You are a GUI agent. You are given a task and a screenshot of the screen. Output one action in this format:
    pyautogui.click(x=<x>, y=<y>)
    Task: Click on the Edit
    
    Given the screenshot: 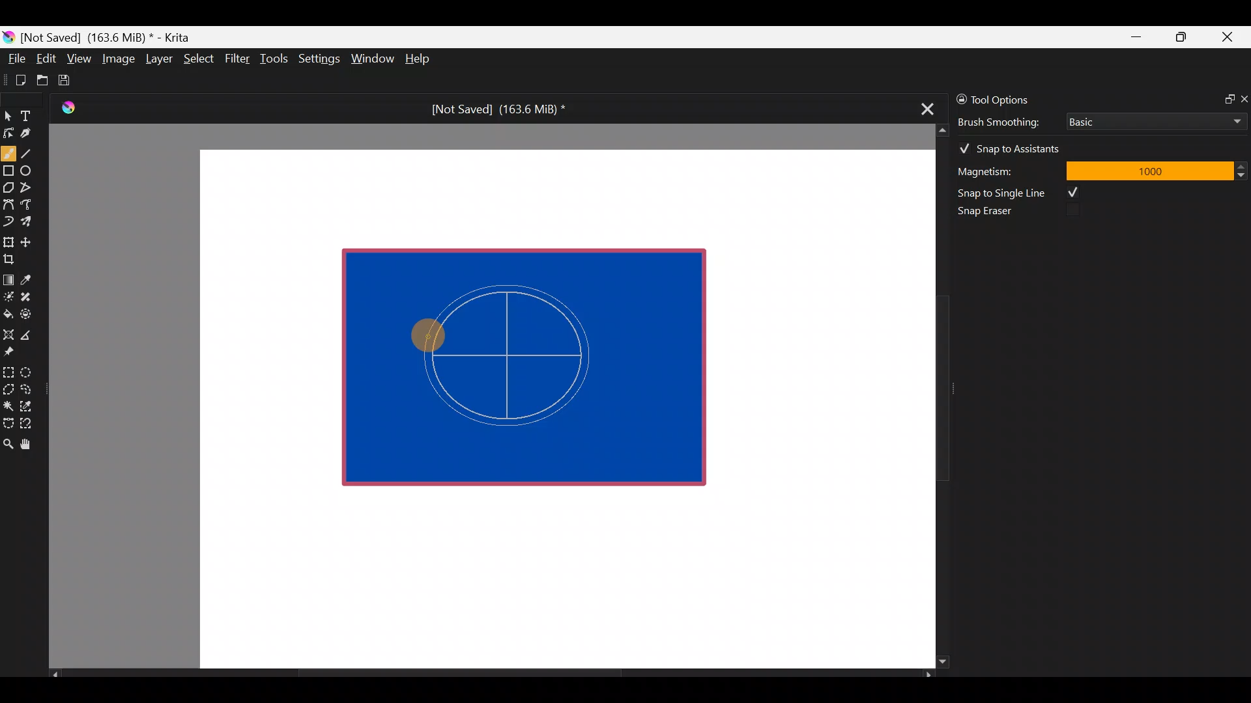 What is the action you would take?
    pyautogui.click(x=46, y=61)
    